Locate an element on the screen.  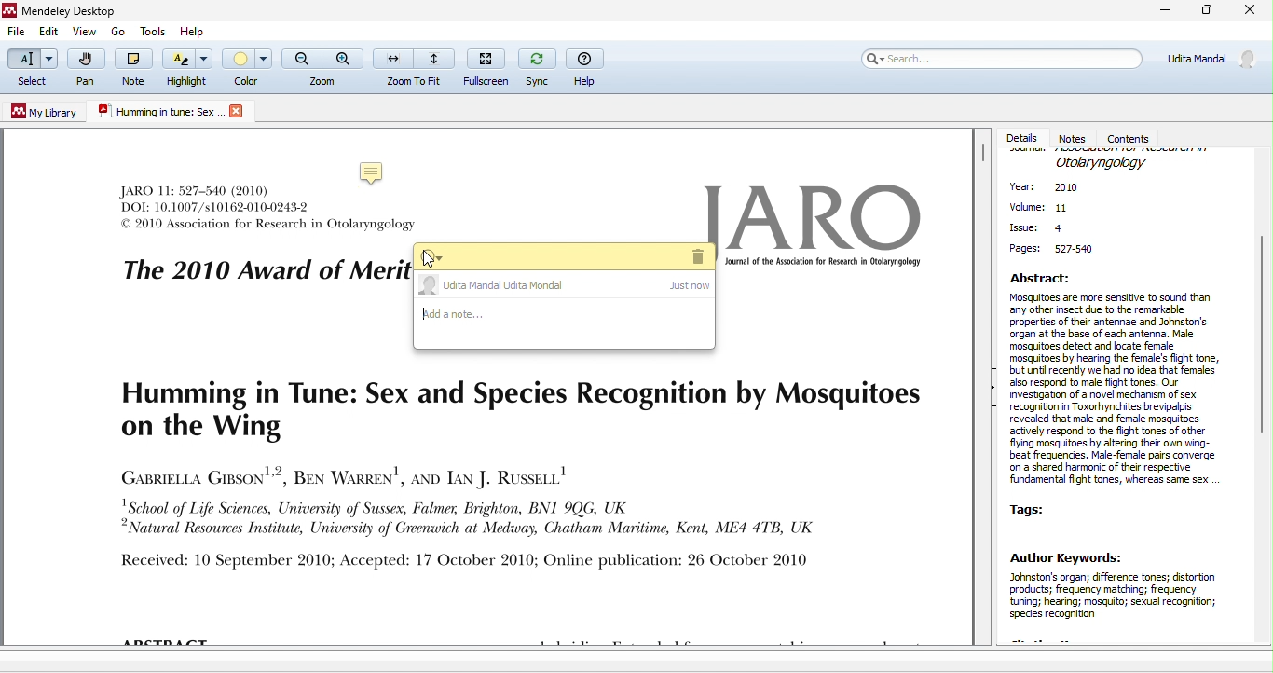
zoom to fit is located at coordinates (415, 66).